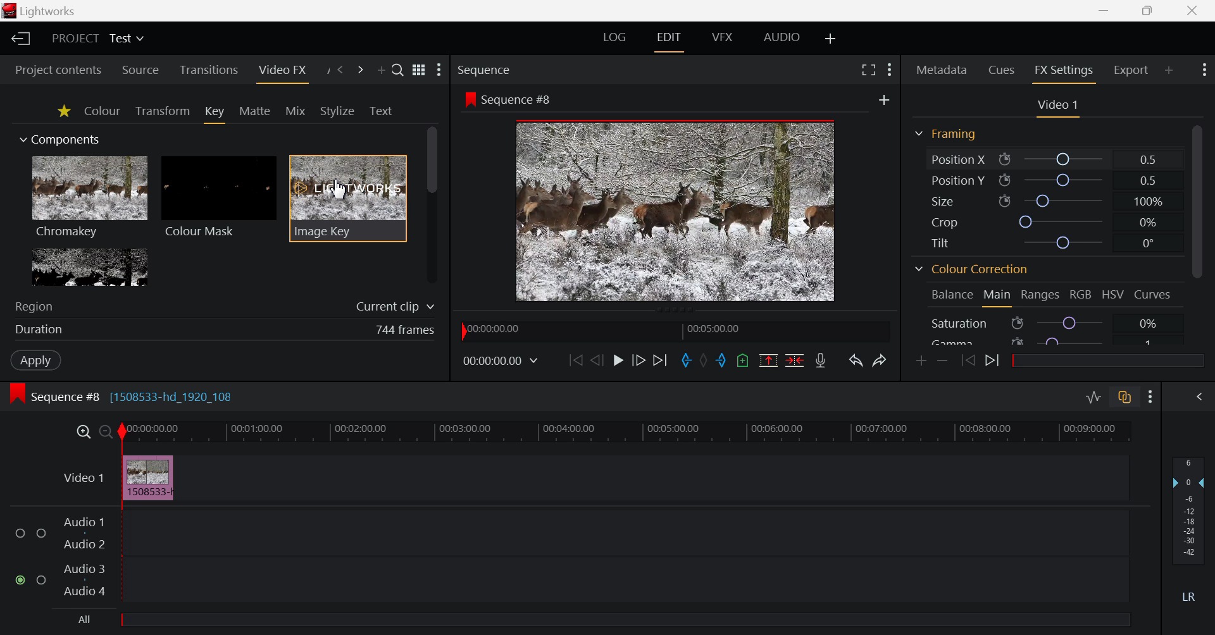 This screenshot has width=1215, height=635. What do you see at coordinates (219, 198) in the screenshot?
I see `Colour Mask` at bounding box center [219, 198].